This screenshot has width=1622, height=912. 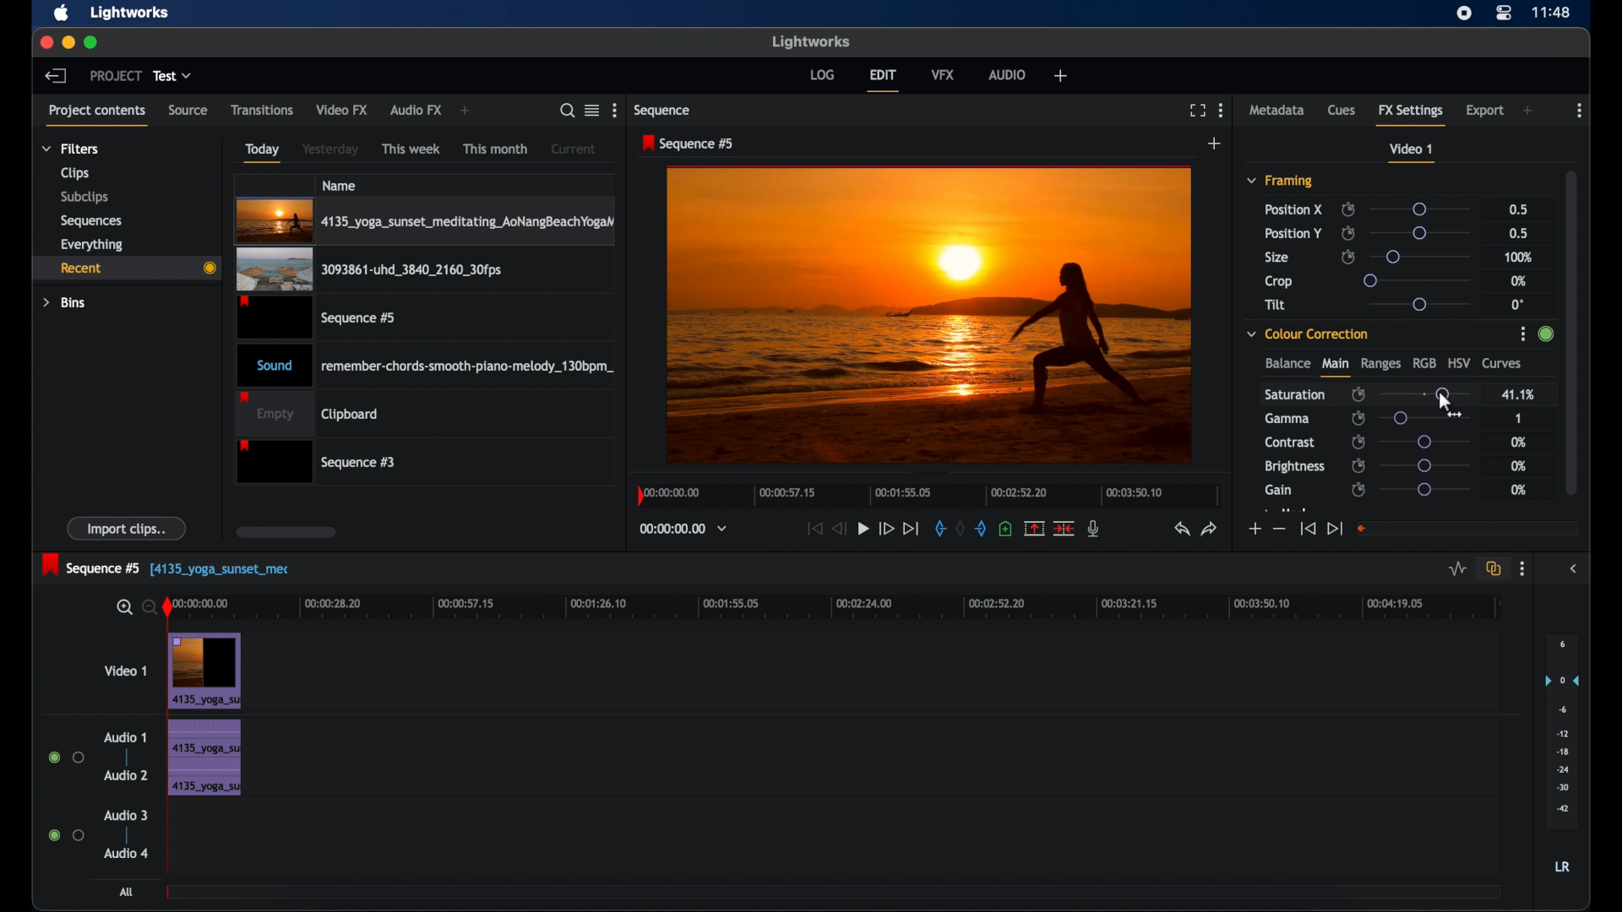 I want to click on lightworks, so click(x=130, y=14).